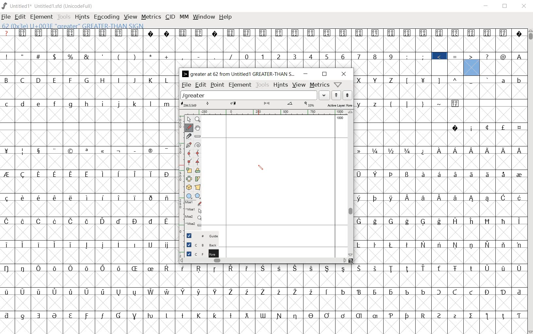 The height and width of the screenshot is (334, 533). What do you see at coordinates (260, 168) in the screenshot?
I see `pen tool/CURSOR LOCATION` at bounding box center [260, 168].